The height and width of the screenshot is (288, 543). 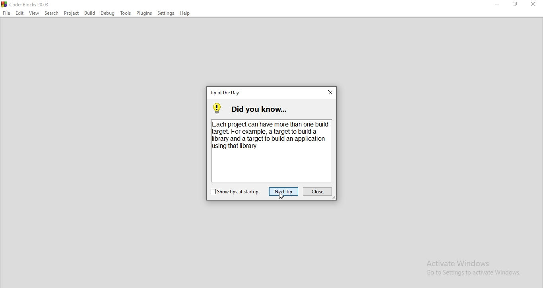 I want to click on Help, so click(x=184, y=14).